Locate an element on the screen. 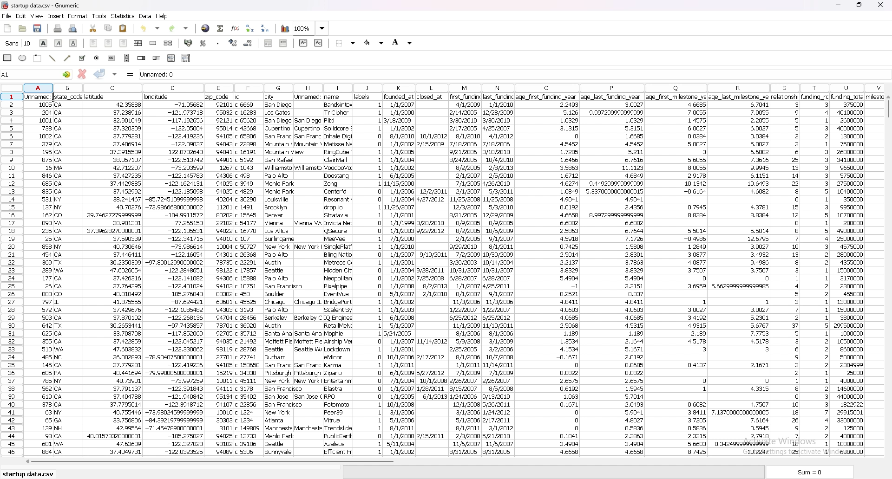 Image resolution: width=892 pixels, height=479 pixels. split merged cell is located at coordinates (168, 43).